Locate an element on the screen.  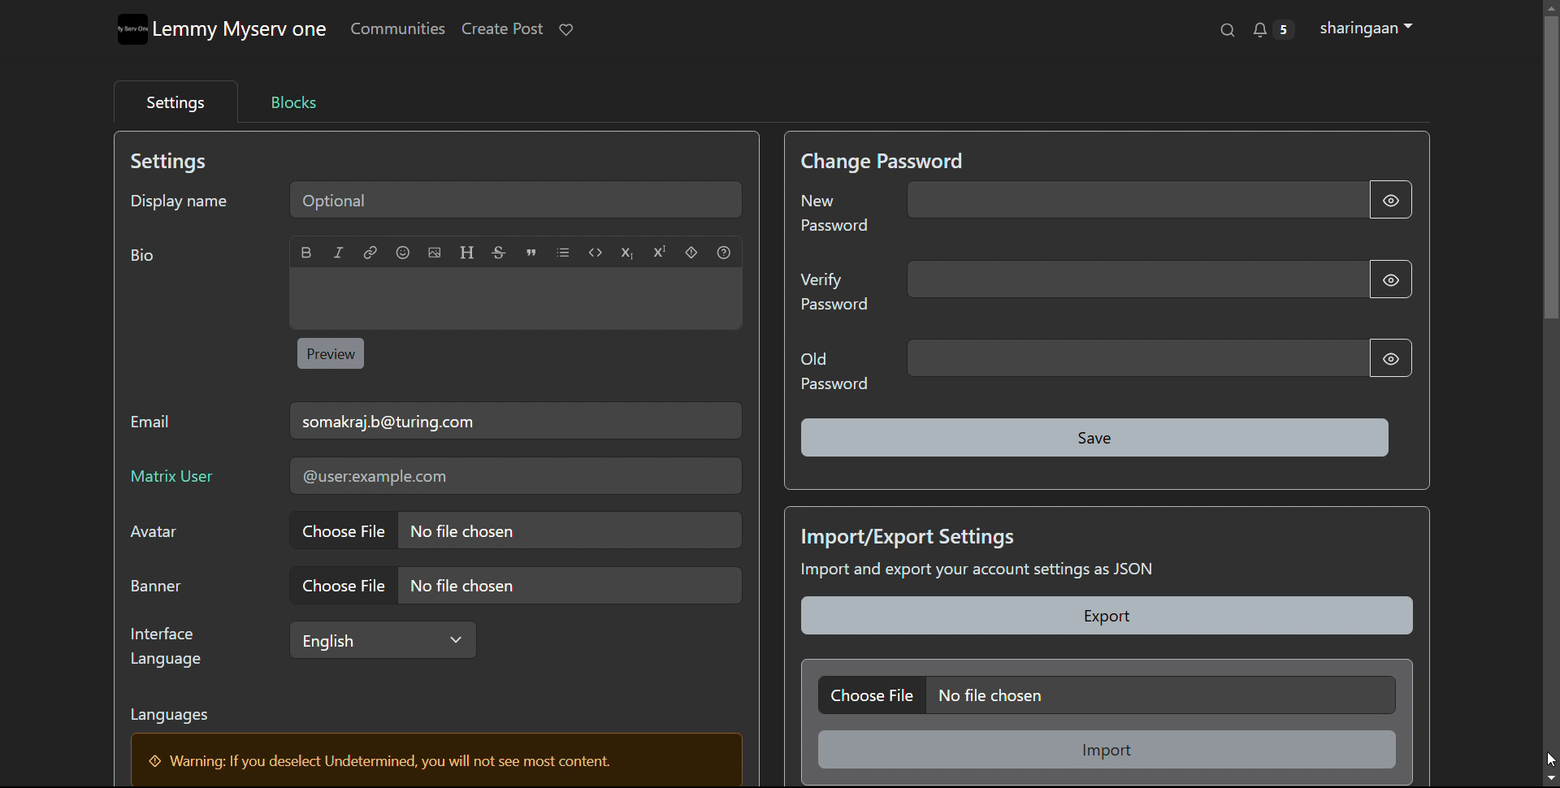
header is located at coordinates (467, 252).